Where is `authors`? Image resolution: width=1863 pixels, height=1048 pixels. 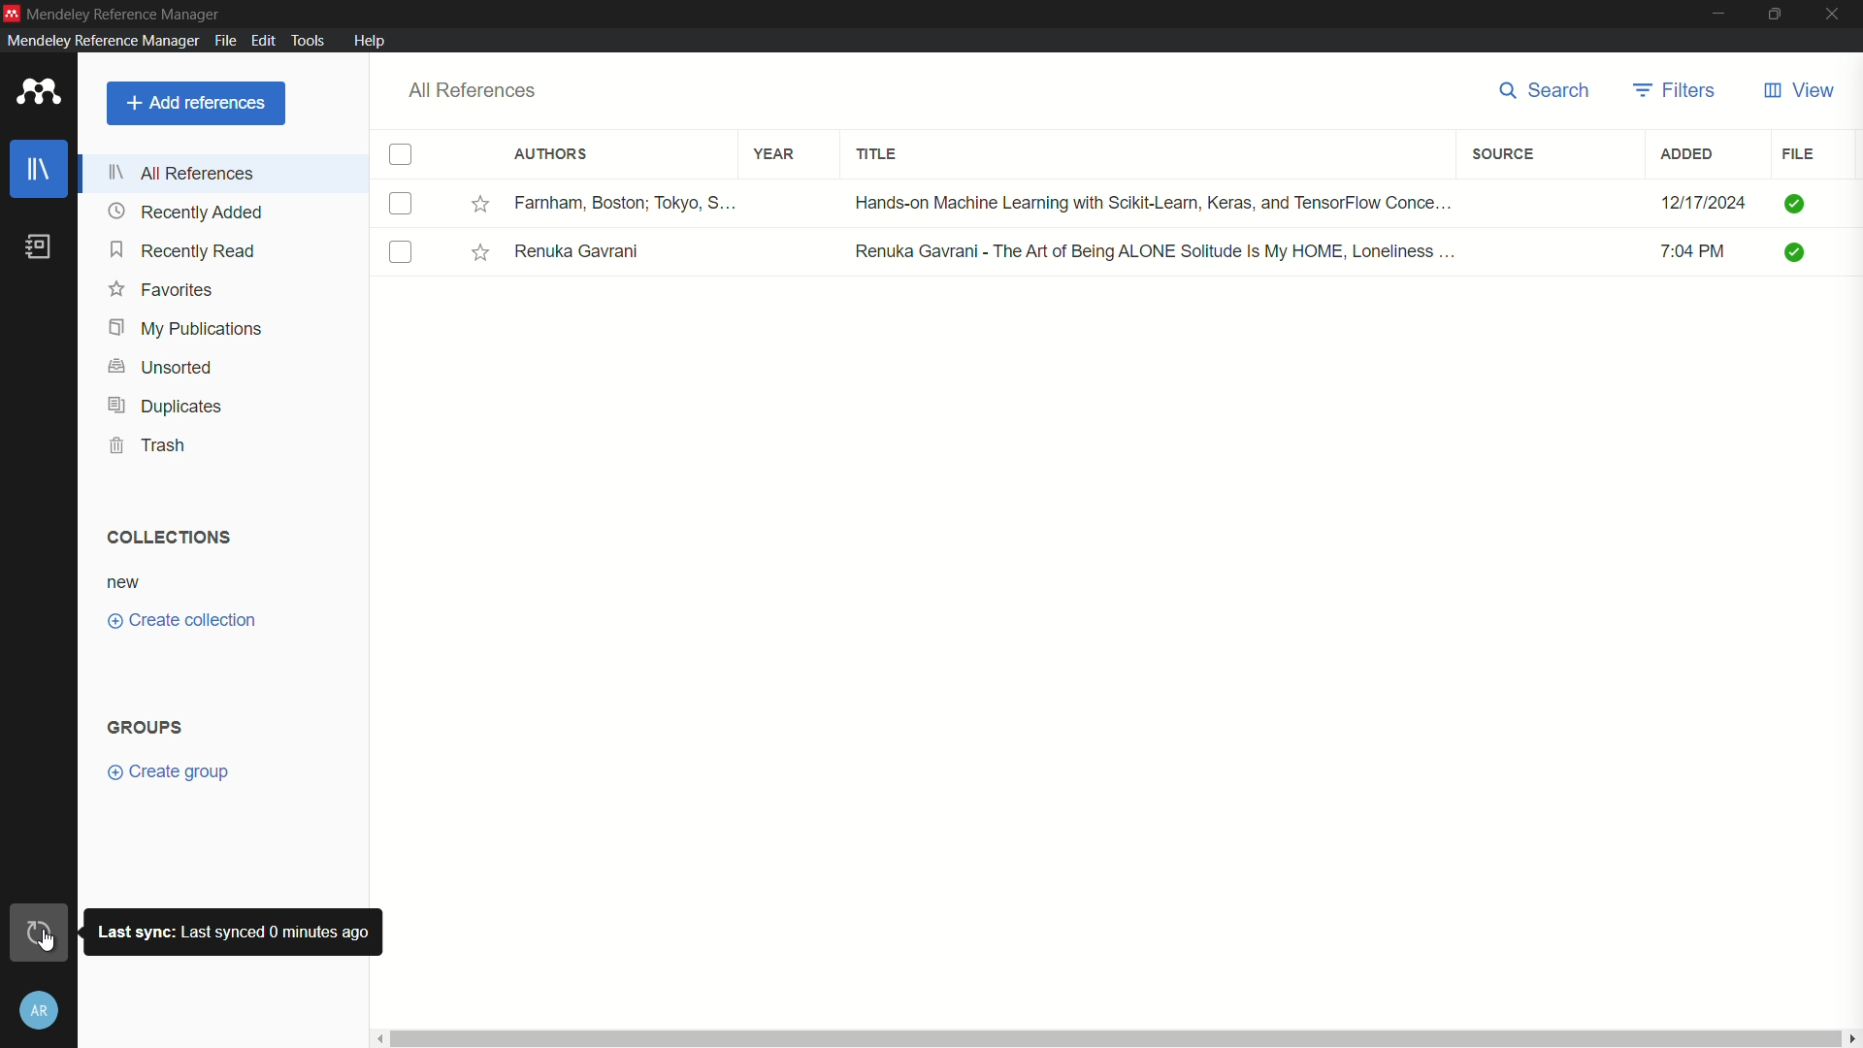
authors is located at coordinates (551, 154).